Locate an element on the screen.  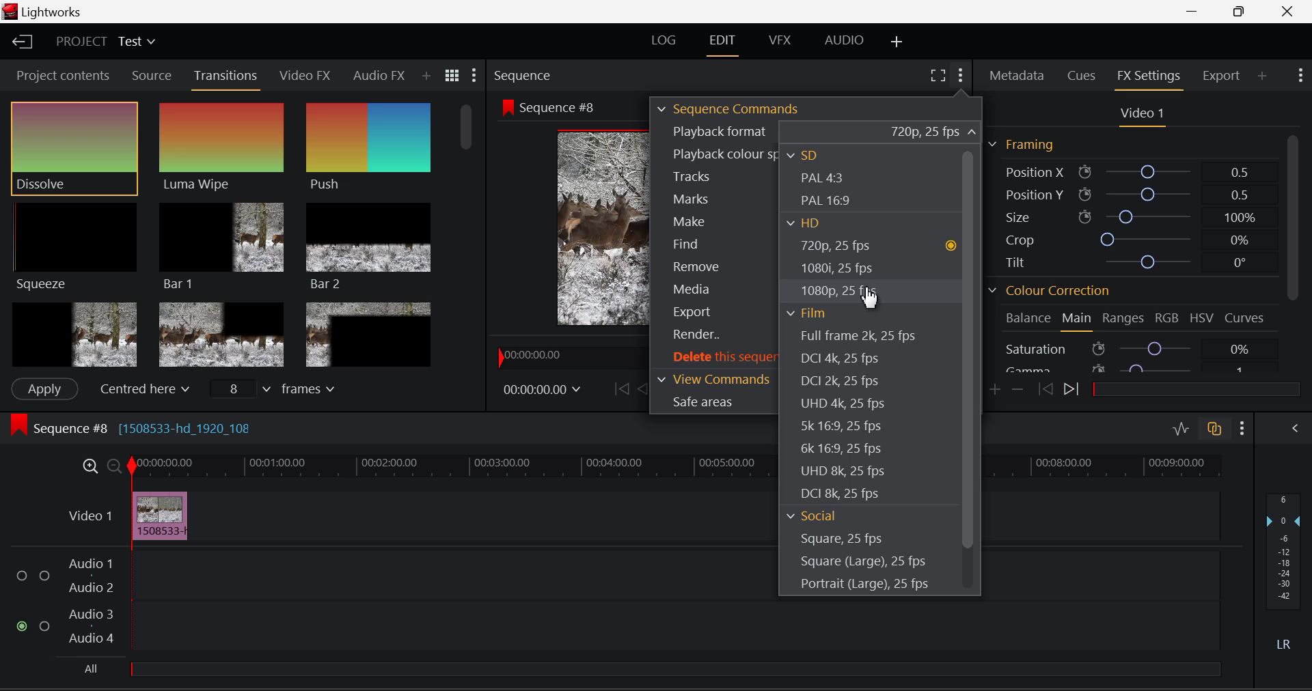
Toggle Audio Levels Editing is located at coordinates (1181, 428).